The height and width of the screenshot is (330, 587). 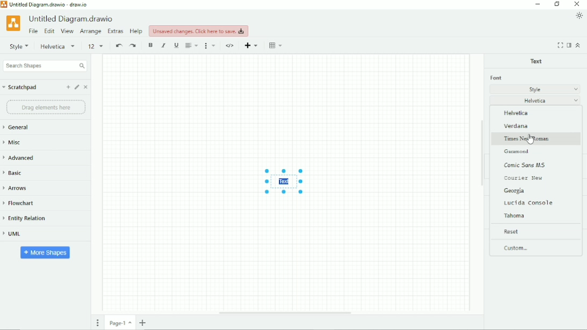 I want to click on Collapse/Expand, so click(x=579, y=46).